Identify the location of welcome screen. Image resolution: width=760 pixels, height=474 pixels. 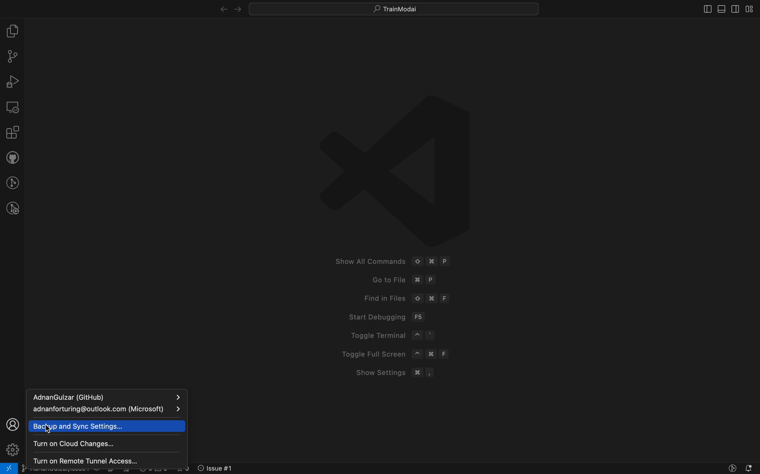
(398, 203).